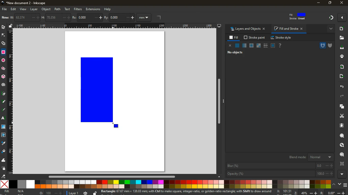  What do you see at coordinates (311, 192) in the screenshot?
I see `zoom` at bounding box center [311, 192].